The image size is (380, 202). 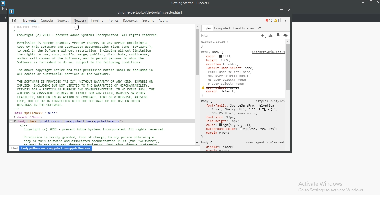 I want to click on html hyperlink name, so click(x=51, y=148).